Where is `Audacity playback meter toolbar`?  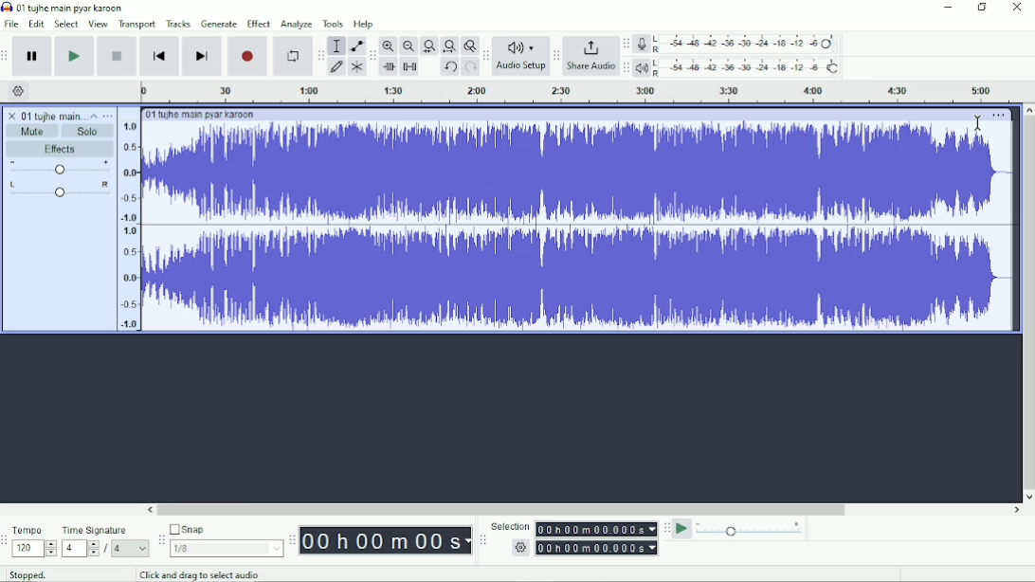
Audacity playback meter toolbar is located at coordinates (627, 67).